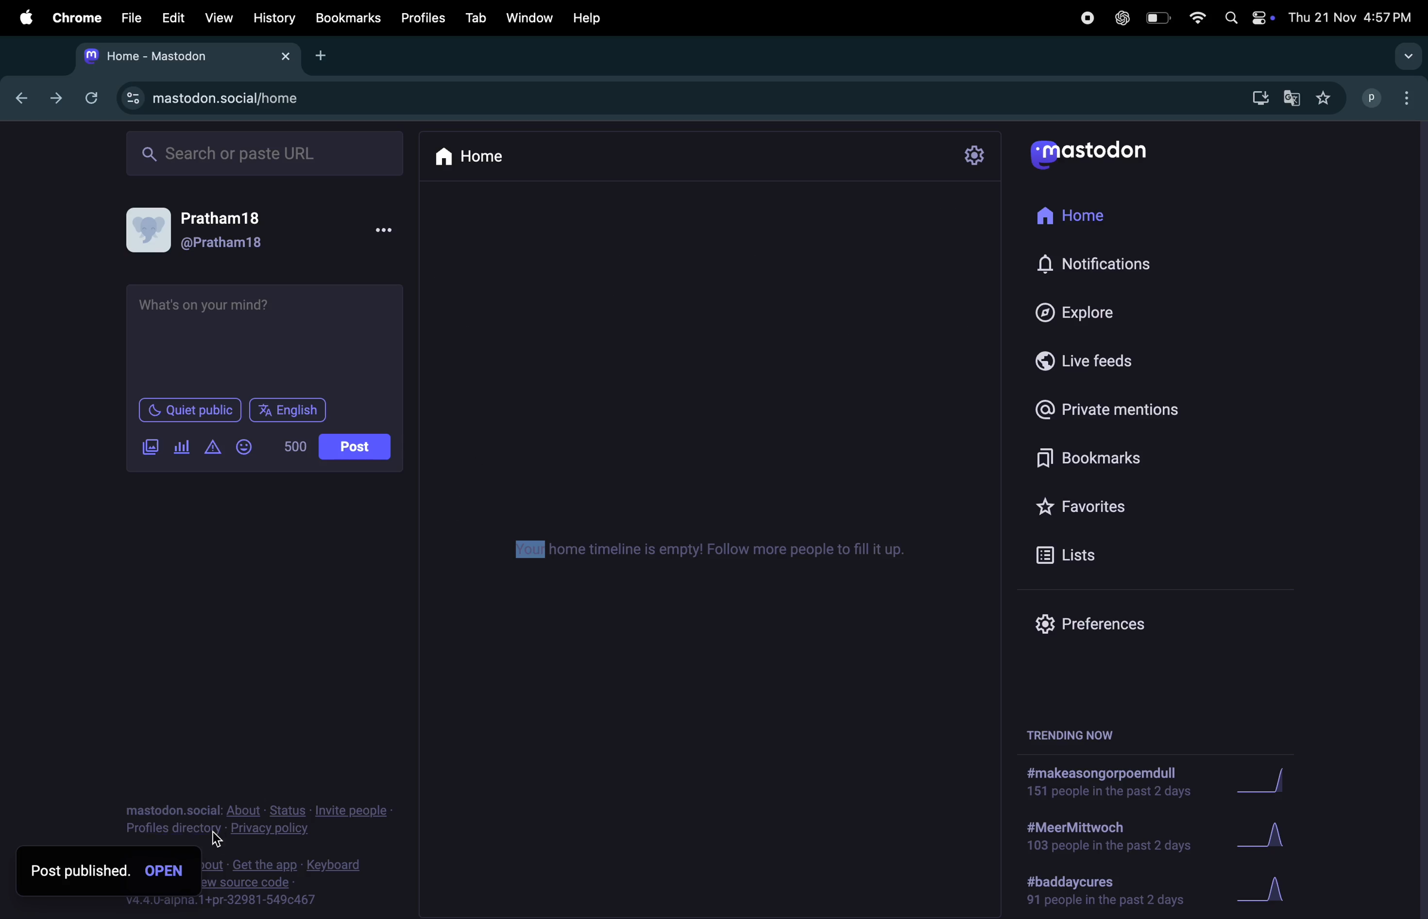  What do you see at coordinates (1263, 835) in the screenshot?
I see `graph` at bounding box center [1263, 835].